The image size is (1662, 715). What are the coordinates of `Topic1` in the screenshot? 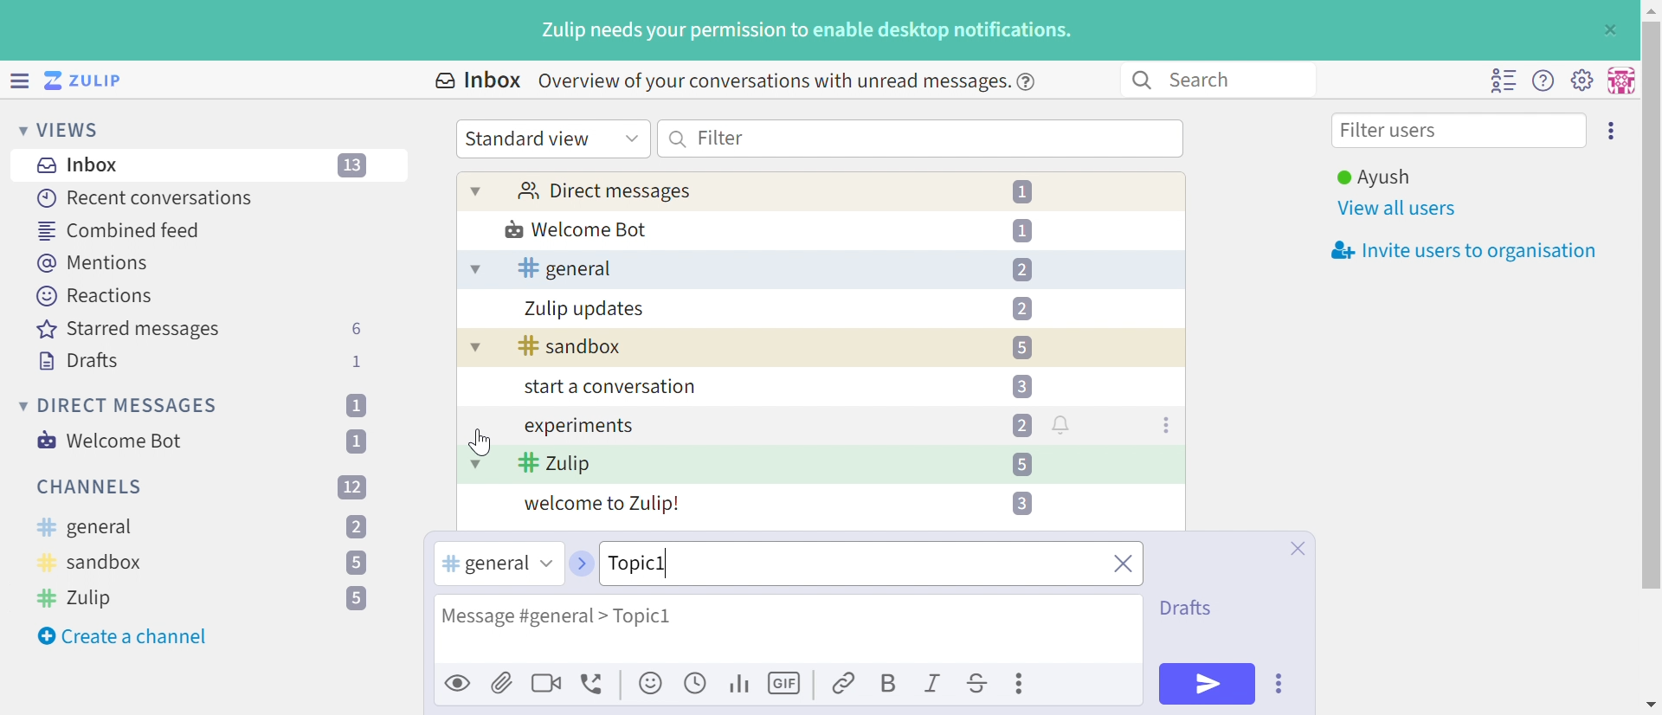 It's located at (687, 562).